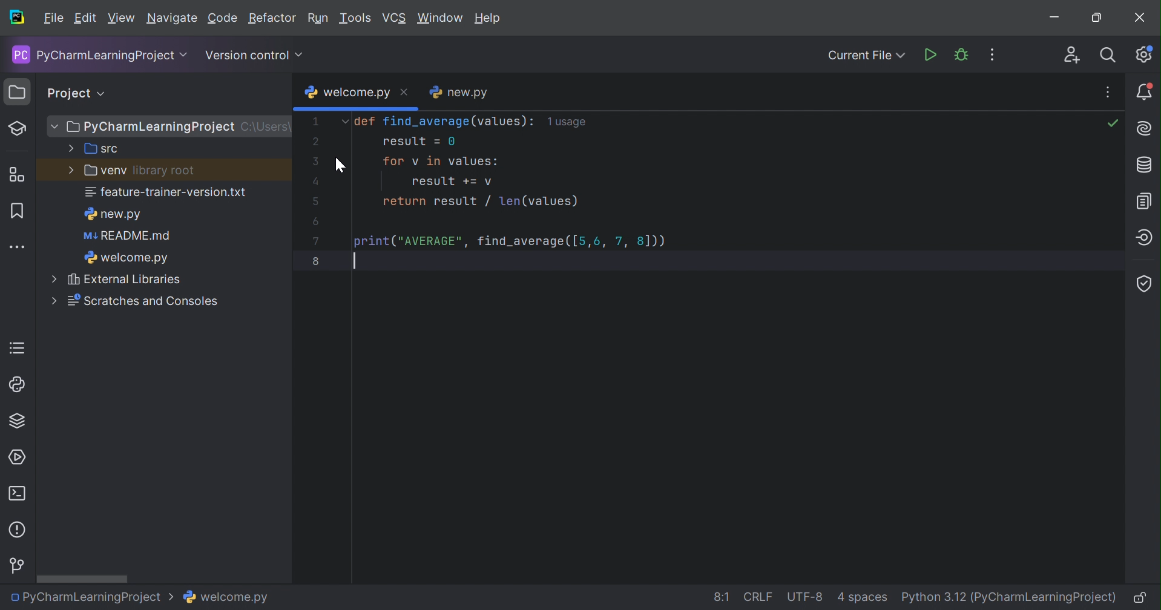  I want to click on Close, so click(1141, 18).